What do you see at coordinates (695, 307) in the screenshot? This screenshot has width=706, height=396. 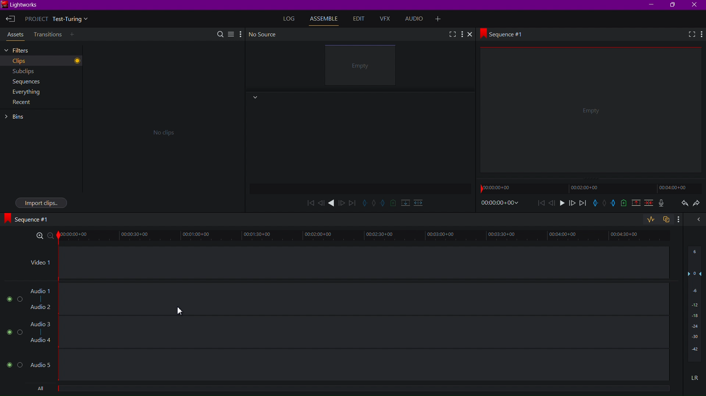 I see `Audio Level` at bounding box center [695, 307].